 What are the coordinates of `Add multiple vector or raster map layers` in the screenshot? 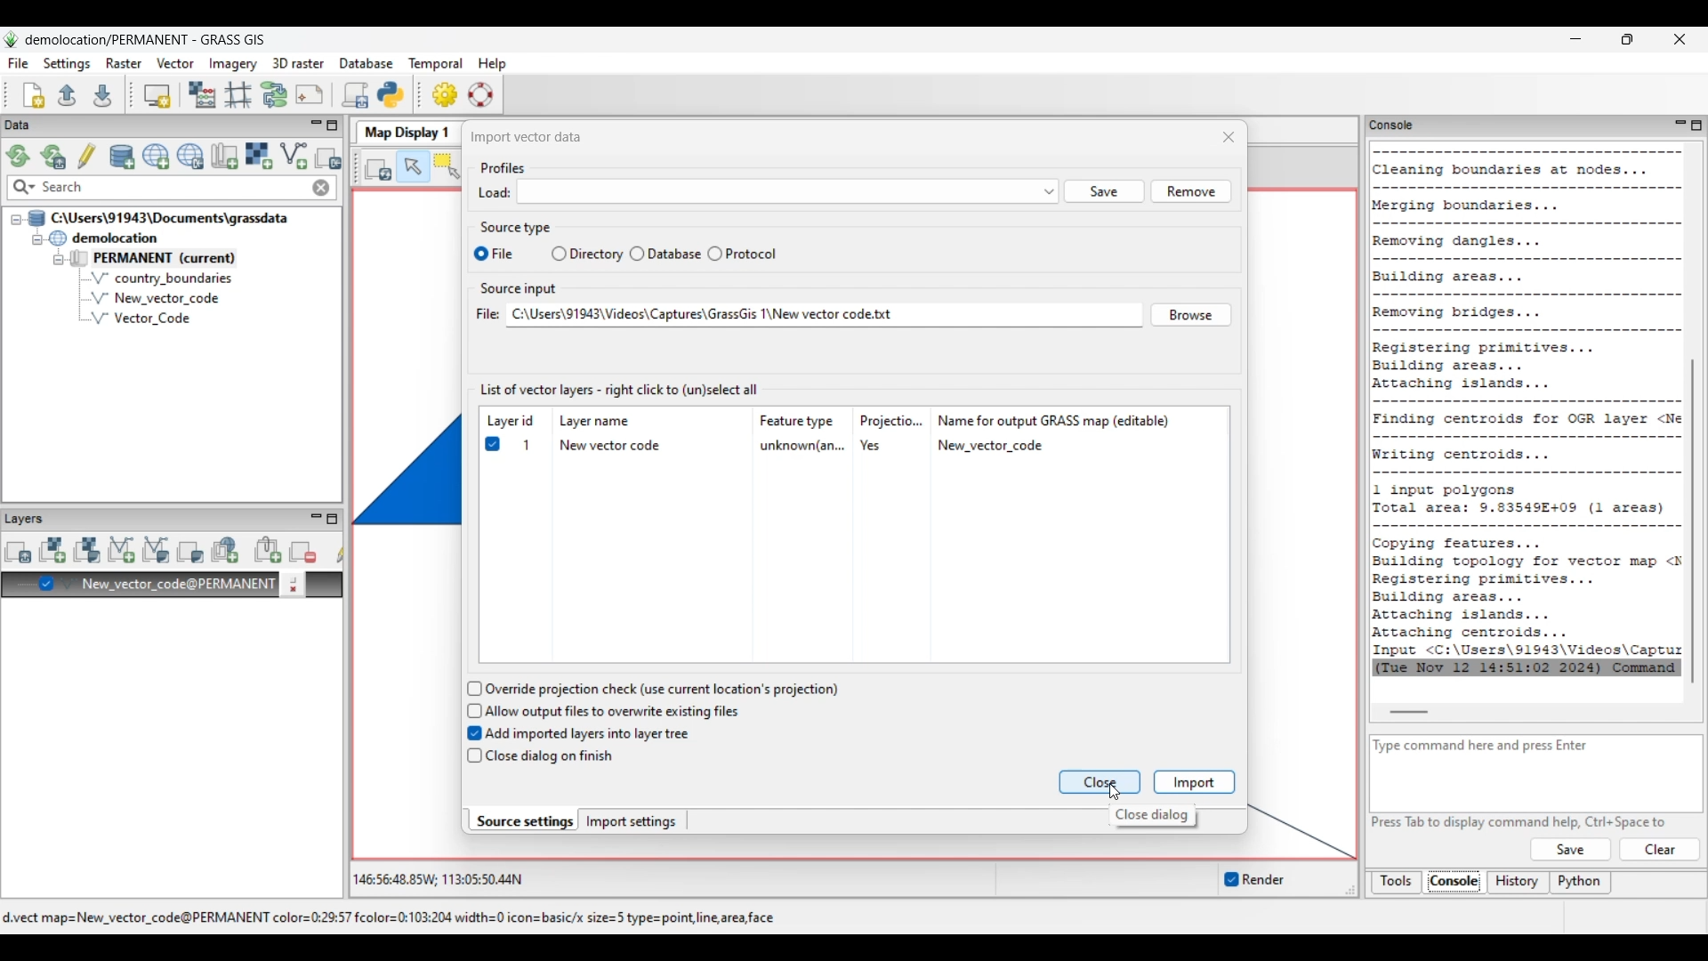 It's located at (18, 552).